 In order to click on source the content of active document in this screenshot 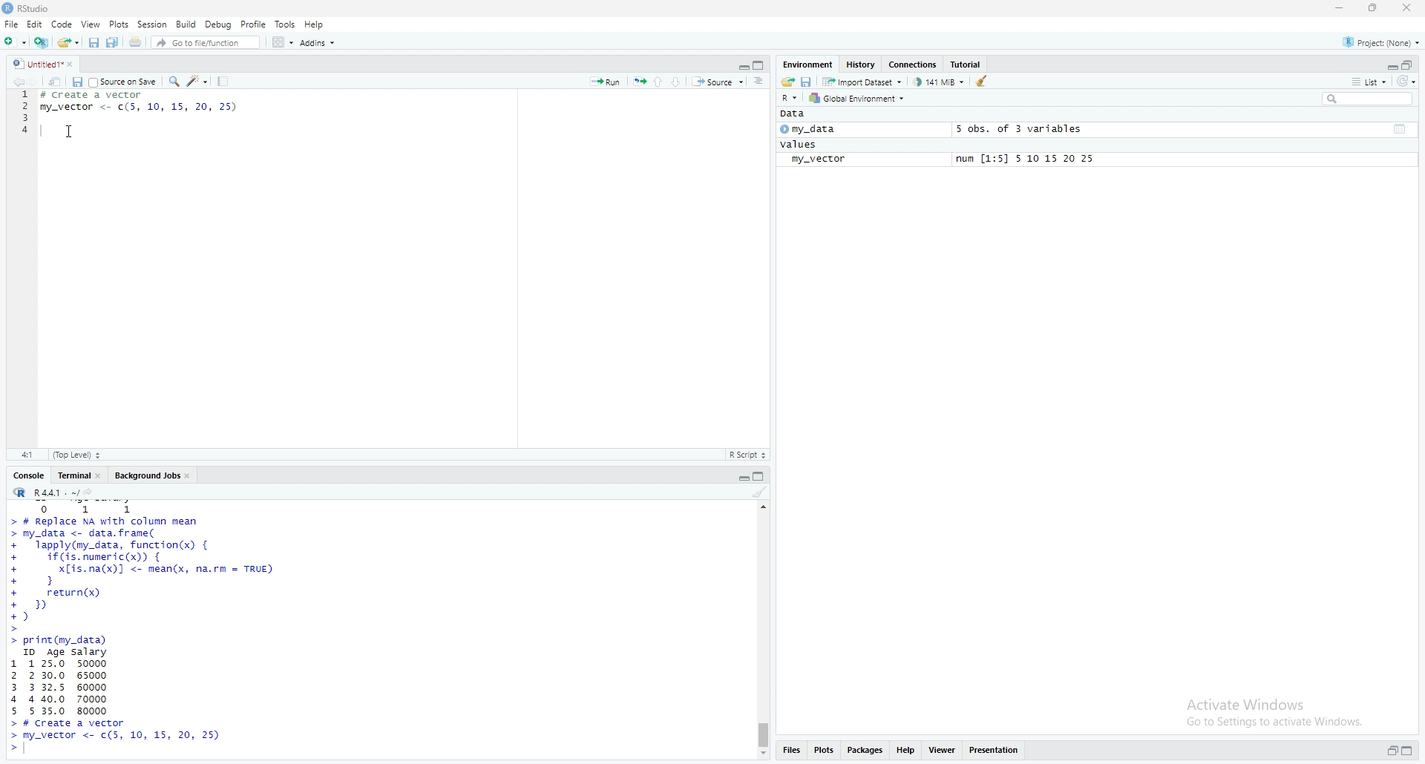, I will do `click(720, 82)`.